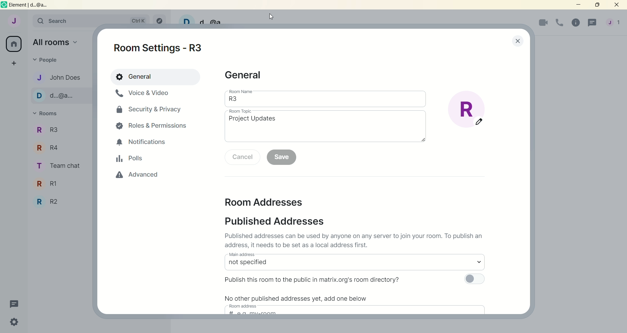 This screenshot has width=627, height=333. I want to click on room topic, so click(240, 111).